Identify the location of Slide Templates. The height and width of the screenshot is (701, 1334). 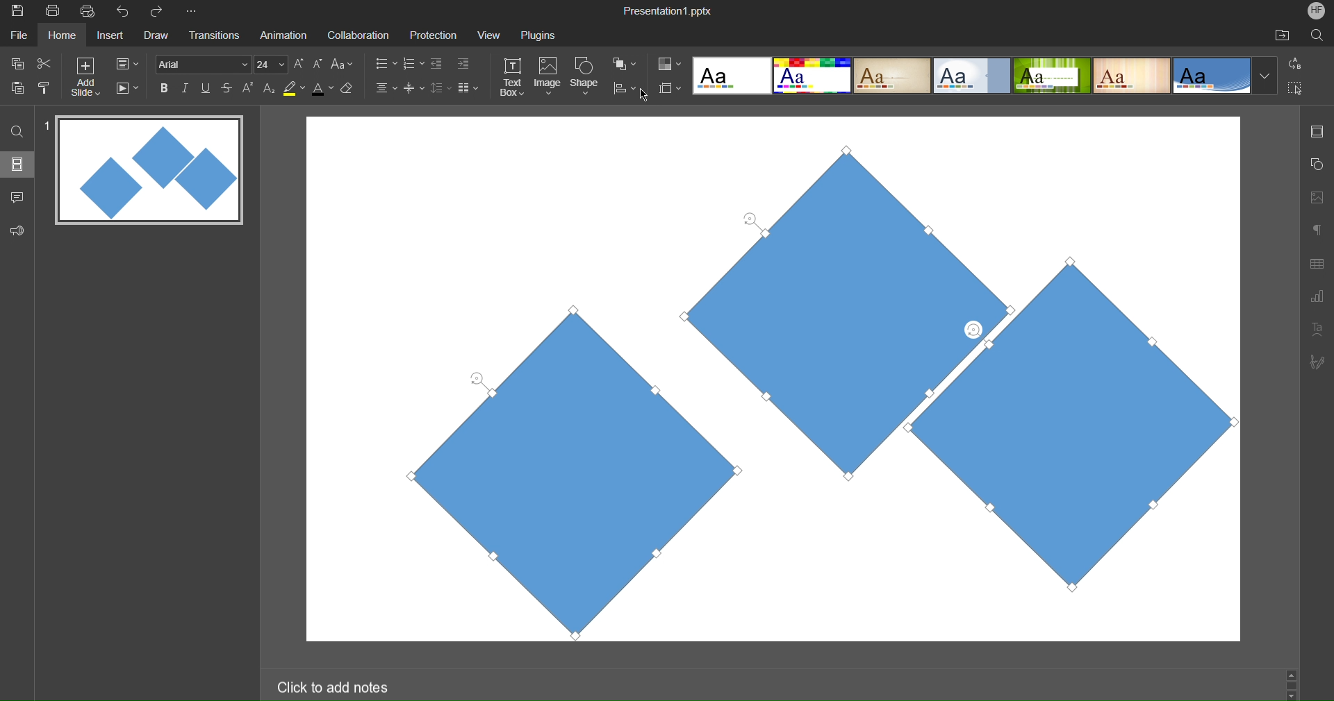
(985, 74).